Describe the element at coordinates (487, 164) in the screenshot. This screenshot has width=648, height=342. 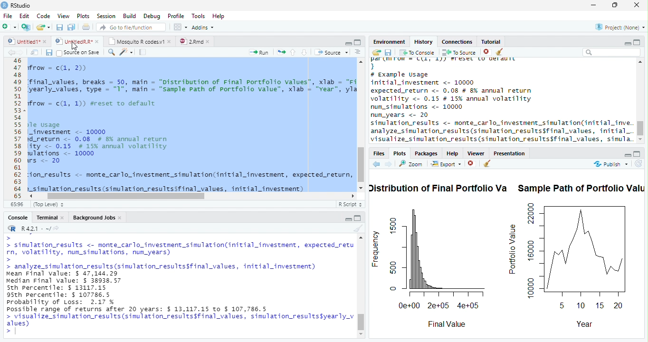
I see `Clear` at that location.